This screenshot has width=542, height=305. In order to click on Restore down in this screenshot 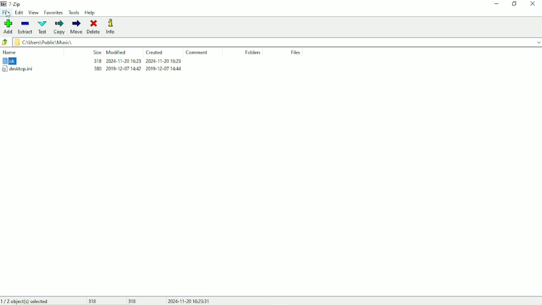, I will do `click(515, 4)`.